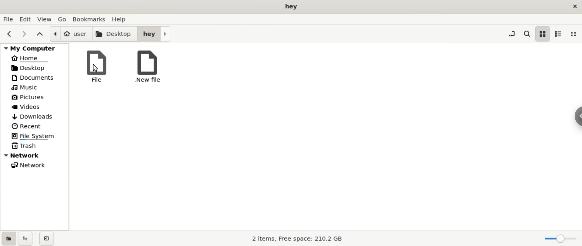 The height and width of the screenshot is (246, 582). Describe the element at coordinates (122, 18) in the screenshot. I see `help` at that location.